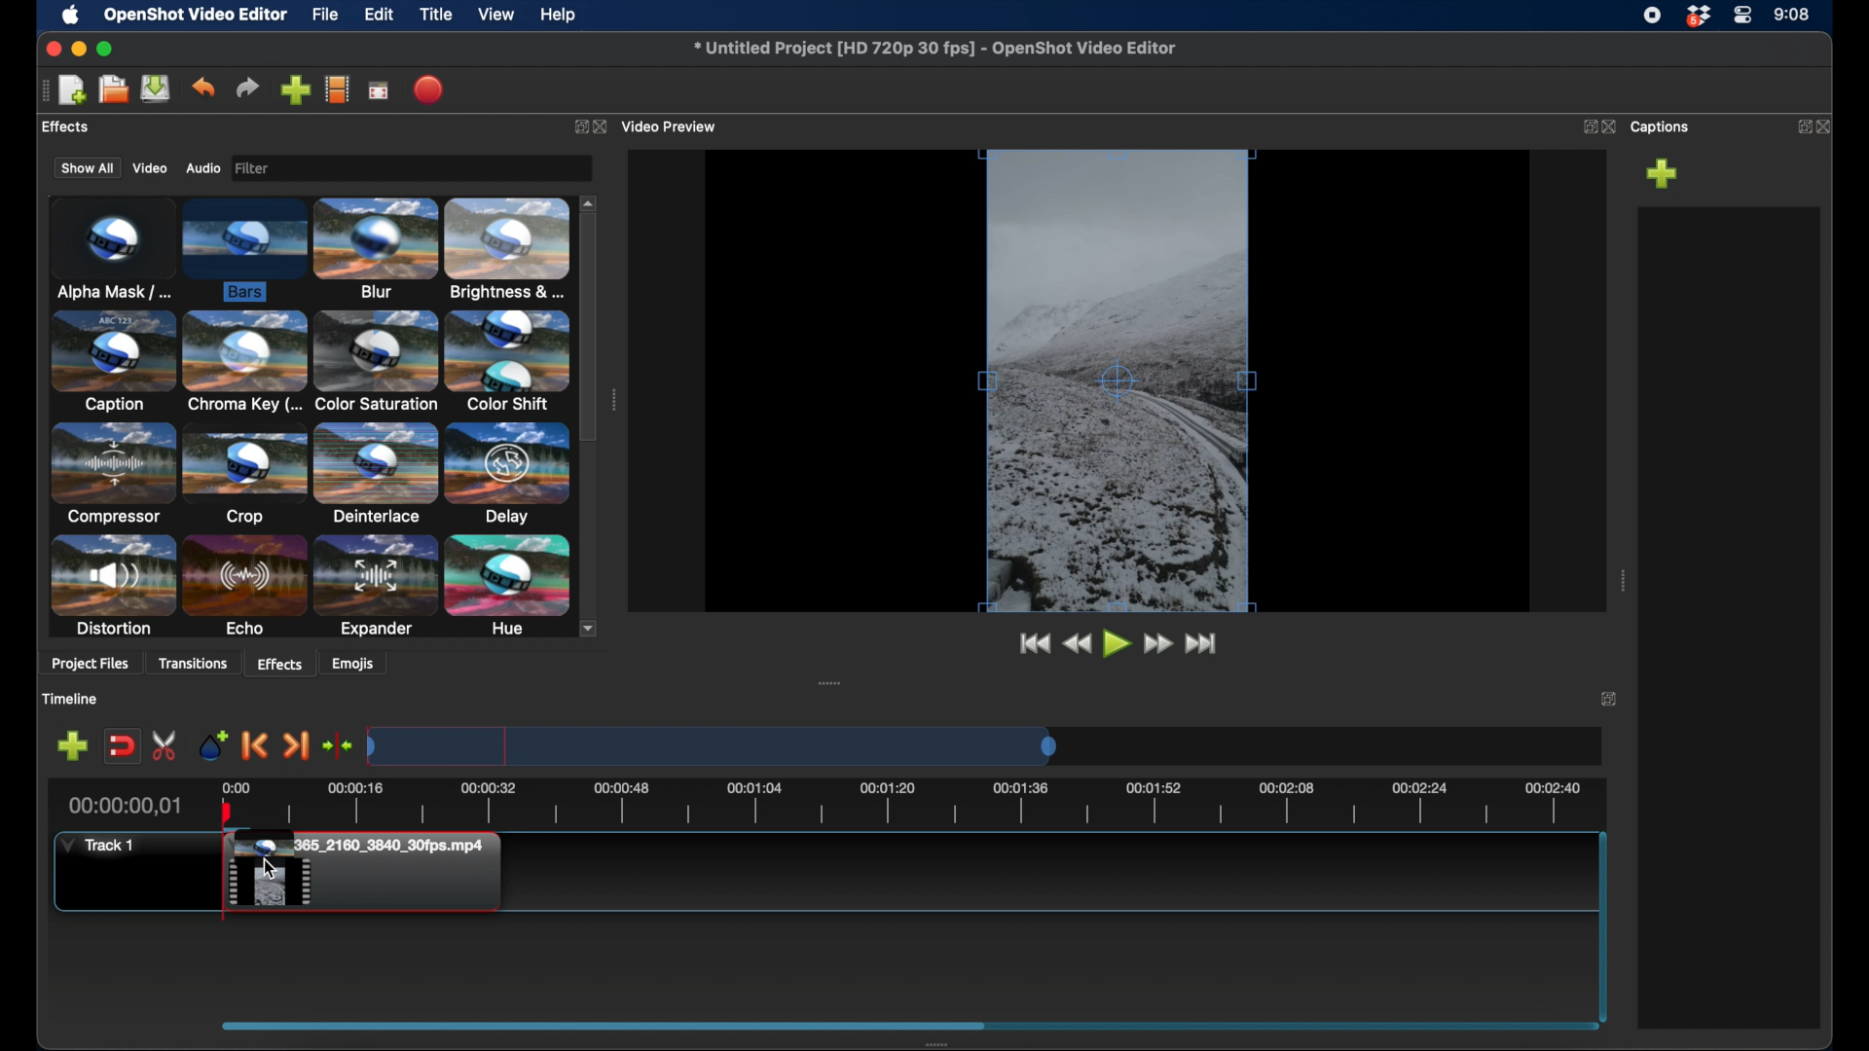  I want to click on explore profiles, so click(338, 90).